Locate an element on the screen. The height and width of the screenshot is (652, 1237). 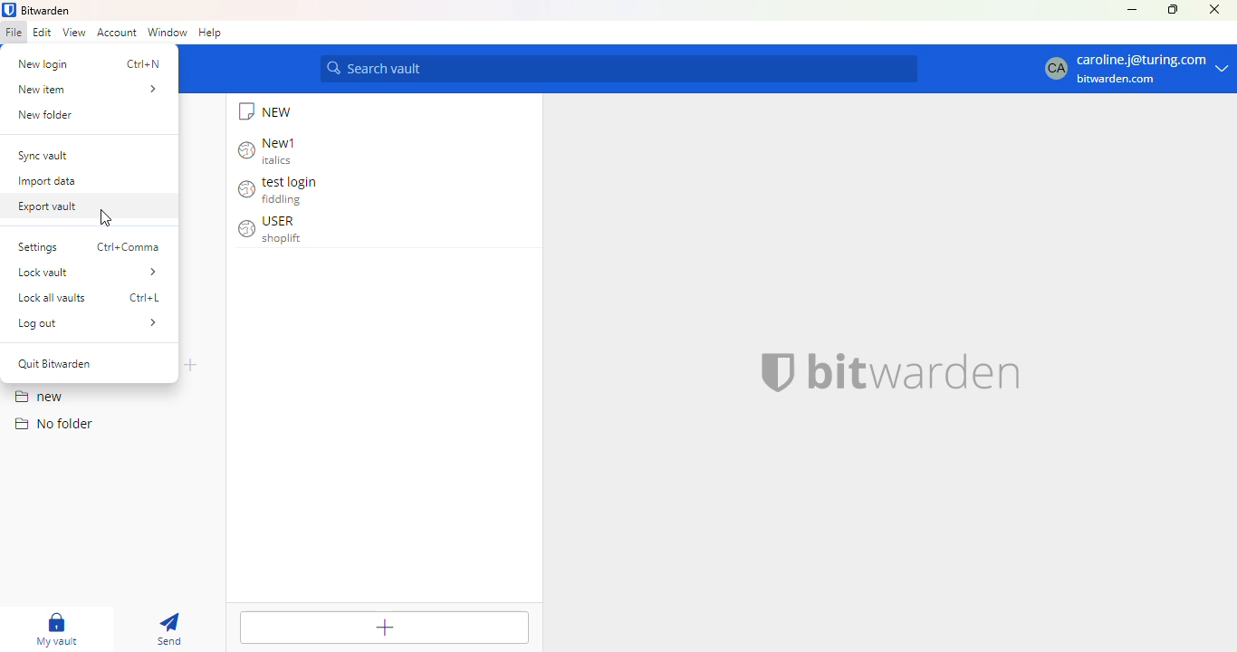
CA Caroline.j@turing.com is located at coordinates (1137, 70).